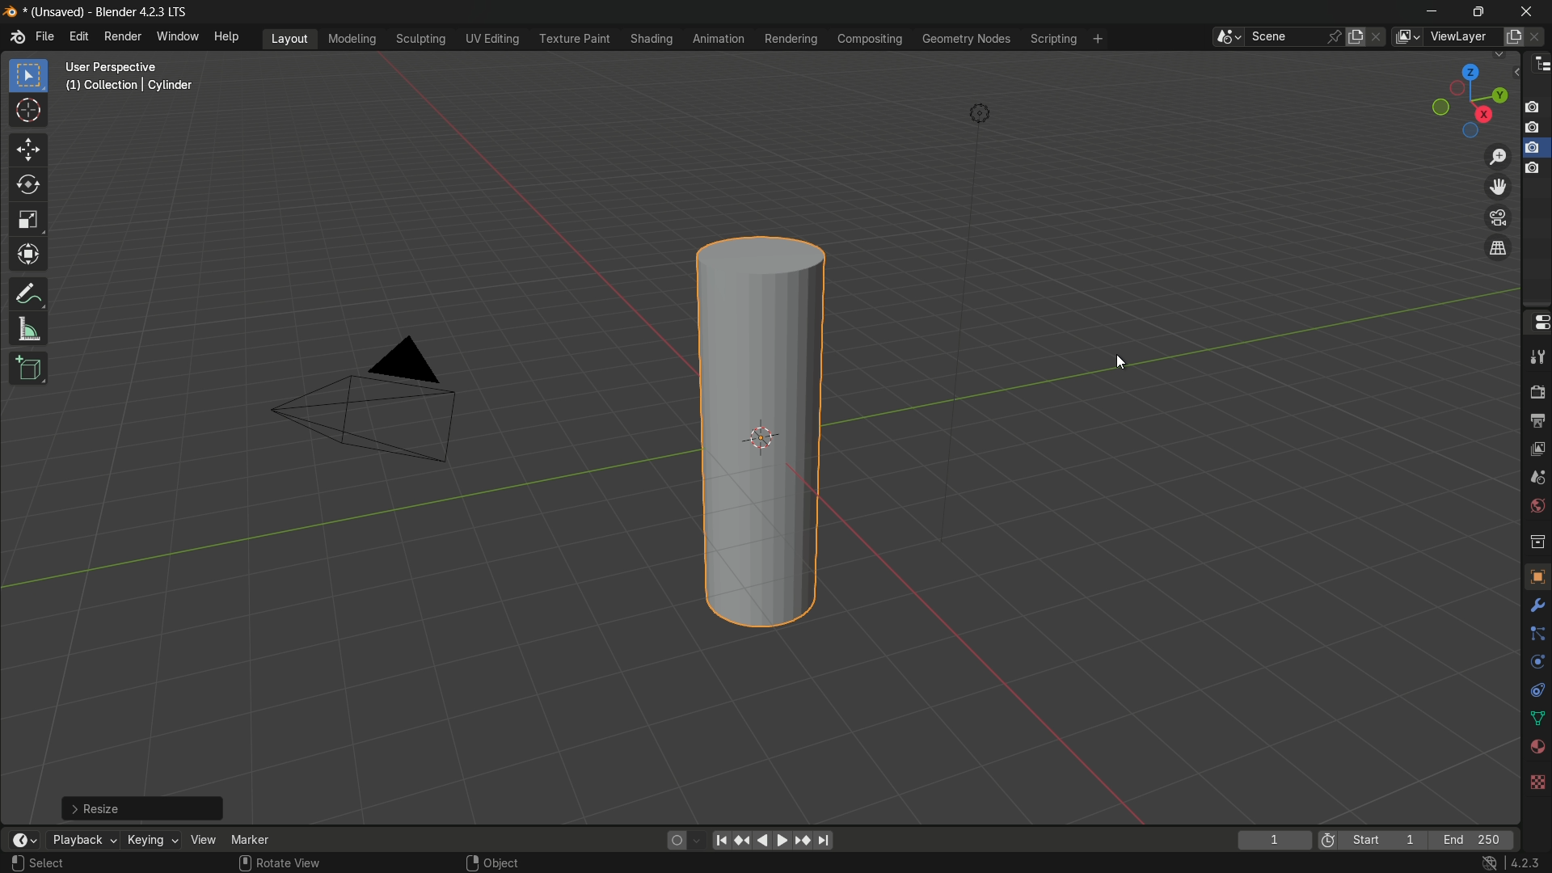 This screenshot has width=1552, height=873. I want to click on constraints, so click(1536, 693).